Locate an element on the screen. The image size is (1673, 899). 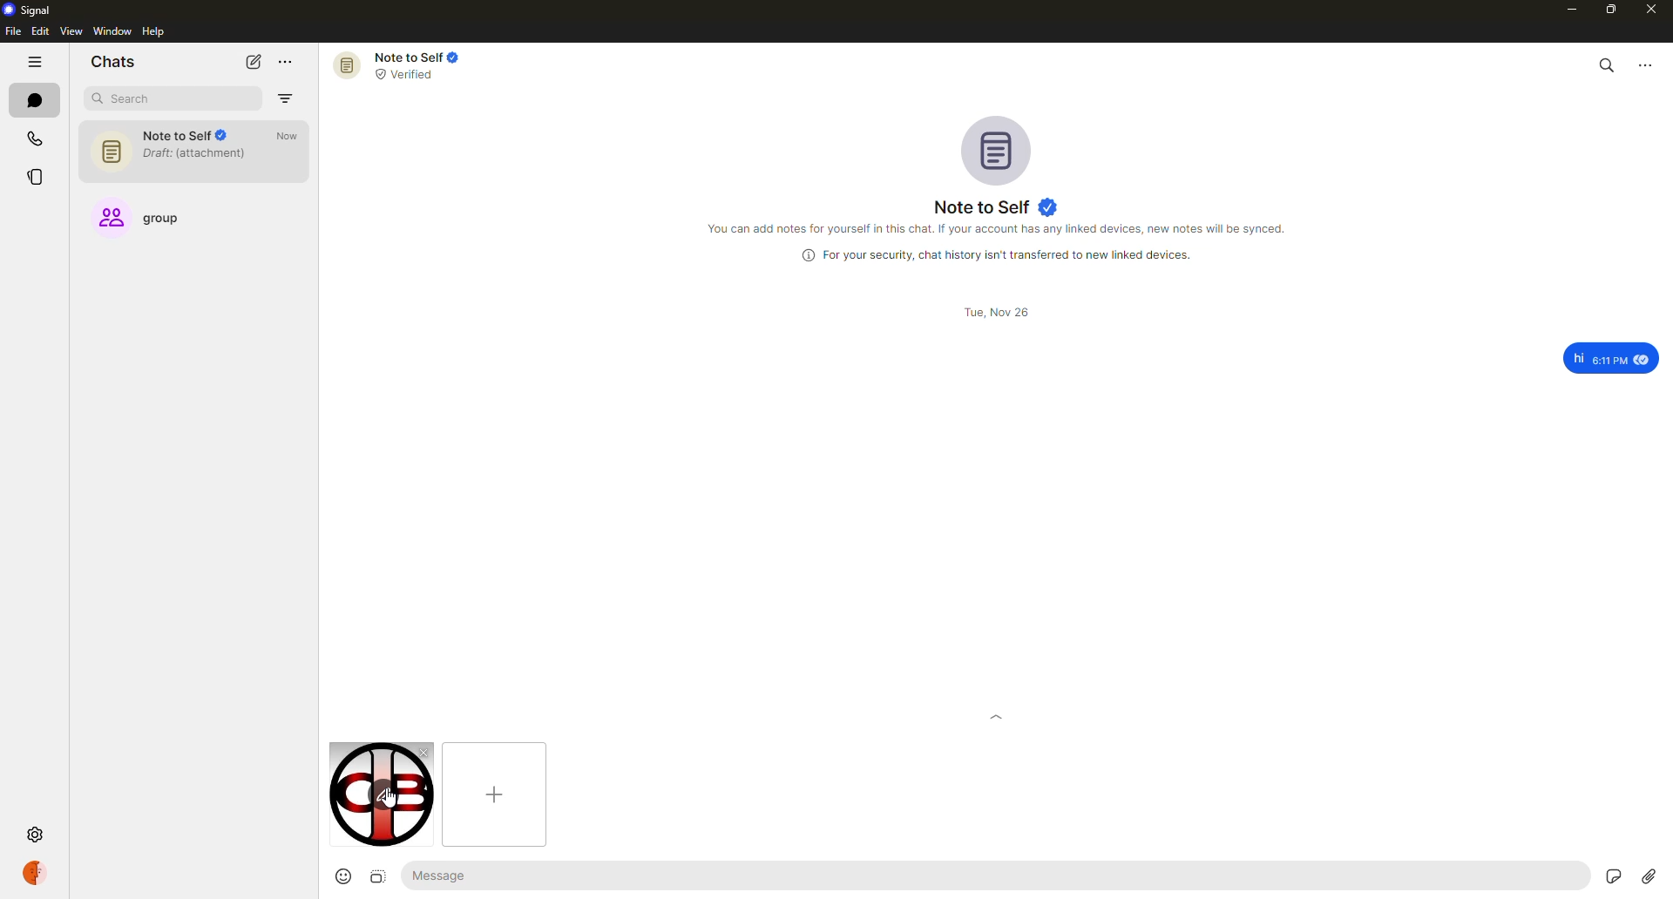
note to self is located at coordinates (996, 207).